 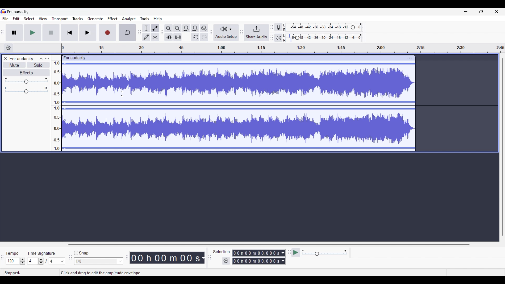 What do you see at coordinates (47, 59) in the screenshot?
I see `Open menu` at bounding box center [47, 59].